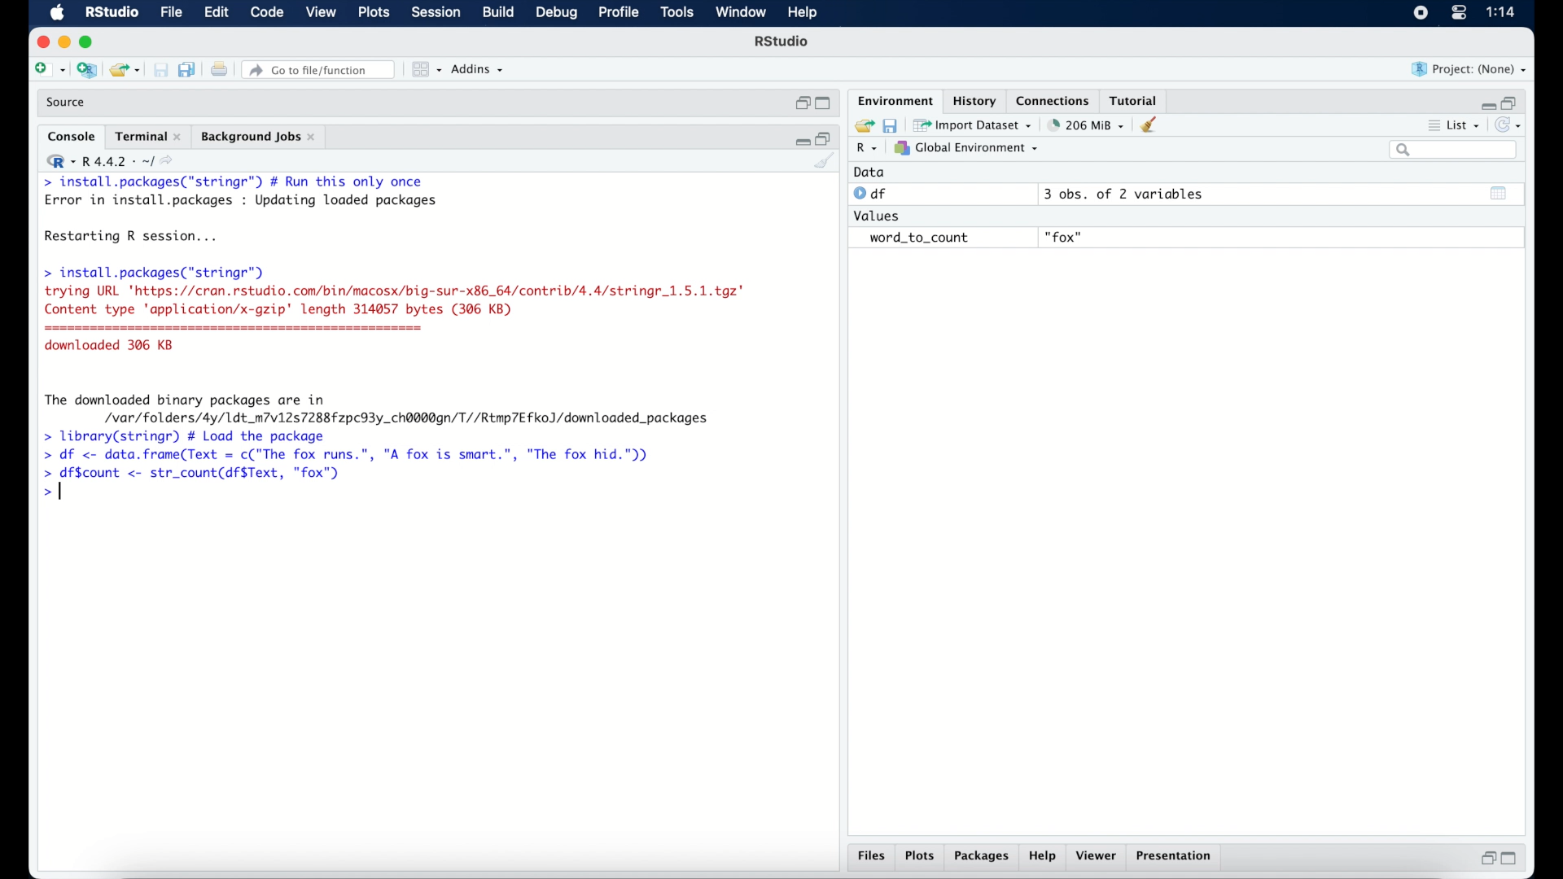 Image resolution: width=1563 pixels, height=879 pixels. I want to click on maximize, so click(90, 42).